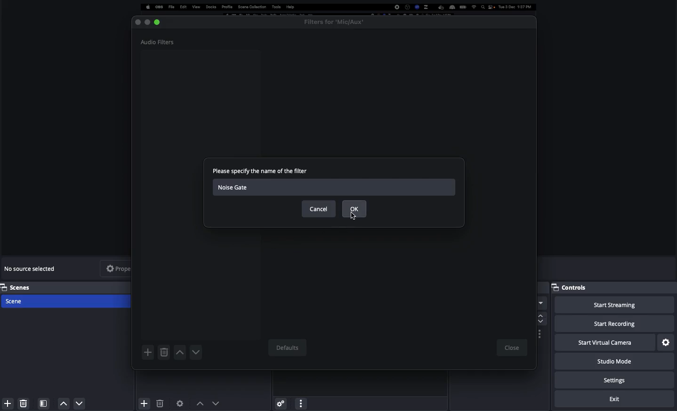 Image resolution: width=677 pixels, height=411 pixels. Describe the element at coordinates (280, 402) in the screenshot. I see `Settings` at that location.